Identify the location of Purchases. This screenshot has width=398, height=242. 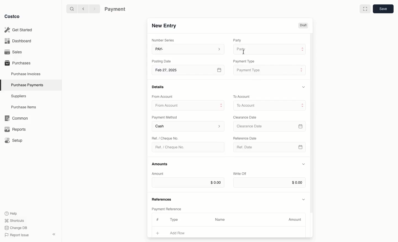
(17, 63).